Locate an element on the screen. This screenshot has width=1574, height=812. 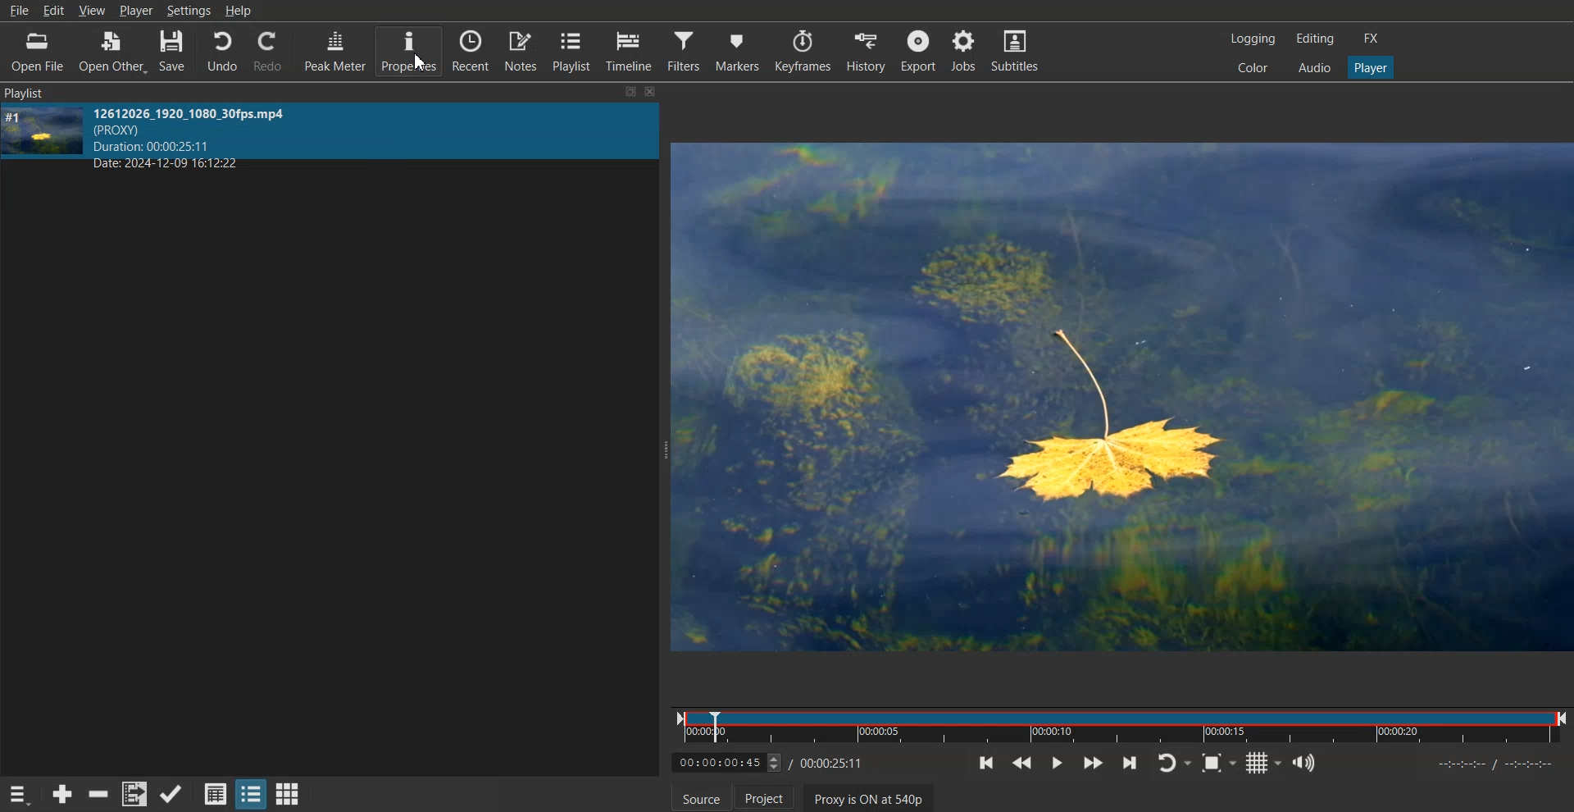
Filters is located at coordinates (685, 50).